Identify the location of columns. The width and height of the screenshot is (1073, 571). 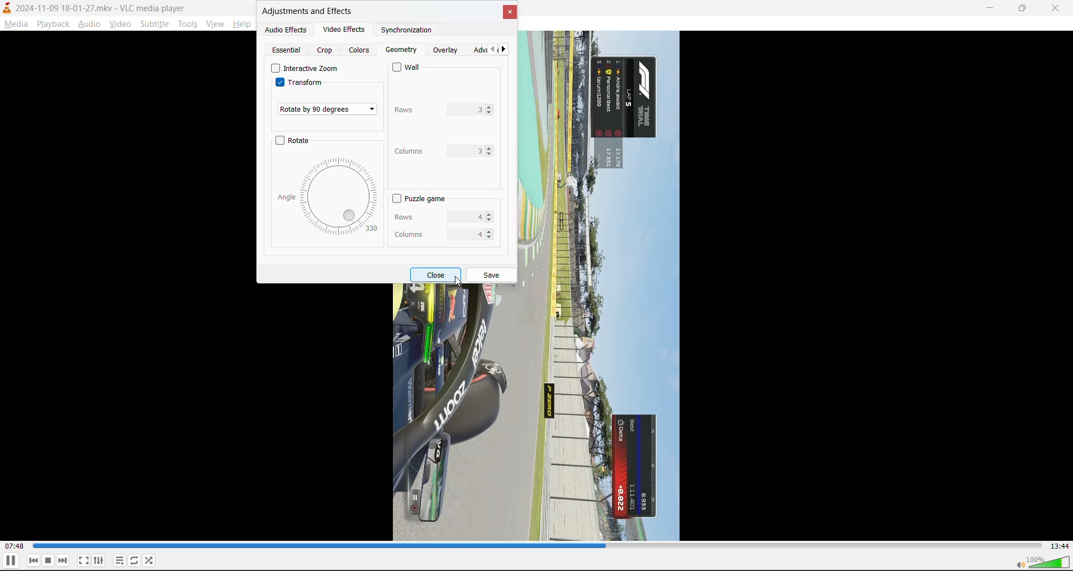
(438, 153).